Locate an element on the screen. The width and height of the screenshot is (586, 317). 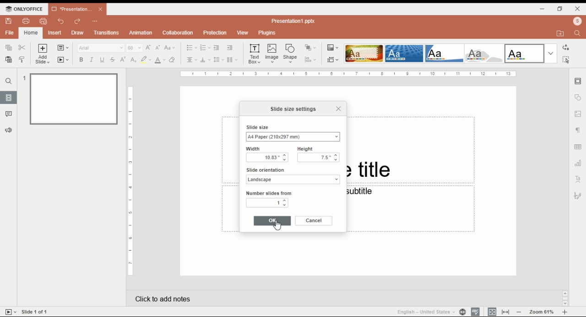
save is located at coordinates (8, 21).